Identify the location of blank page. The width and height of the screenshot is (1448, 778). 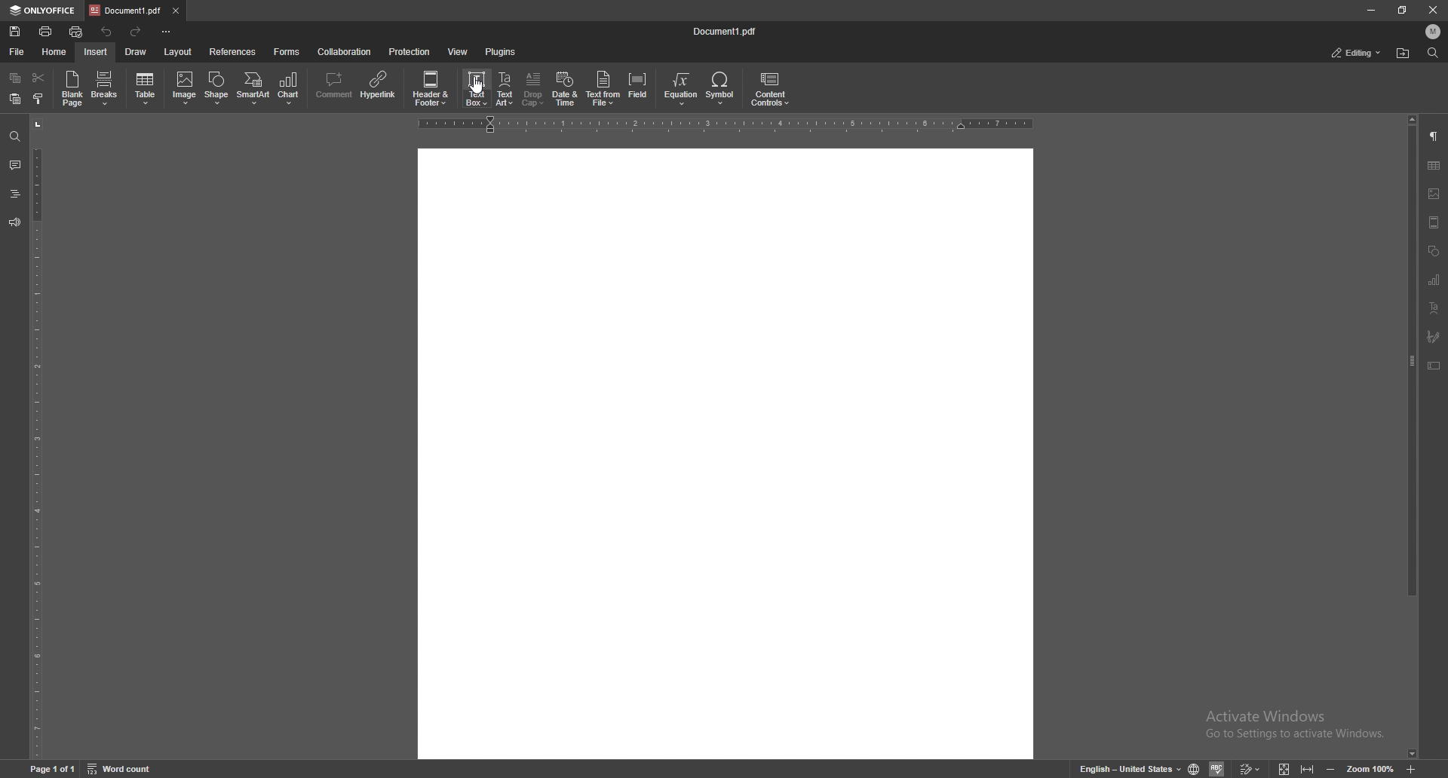
(72, 88).